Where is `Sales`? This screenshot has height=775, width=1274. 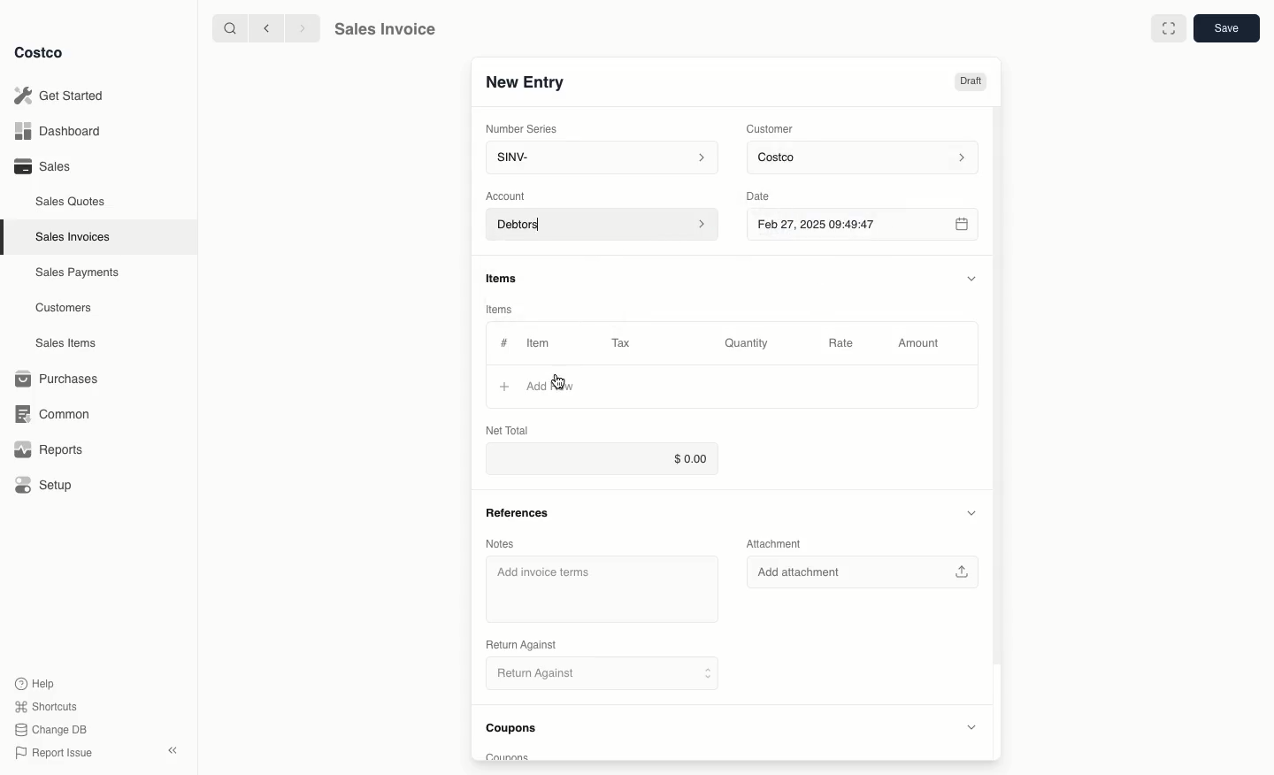
Sales is located at coordinates (41, 165).